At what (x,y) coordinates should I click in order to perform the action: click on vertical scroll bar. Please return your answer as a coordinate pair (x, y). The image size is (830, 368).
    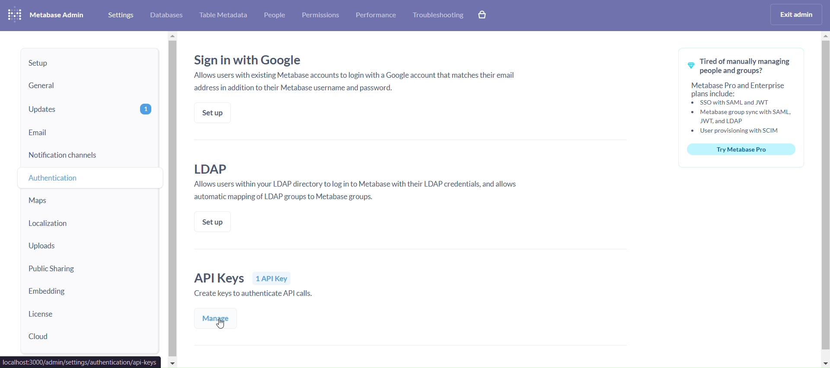
    Looking at the image, I should click on (173, 200).